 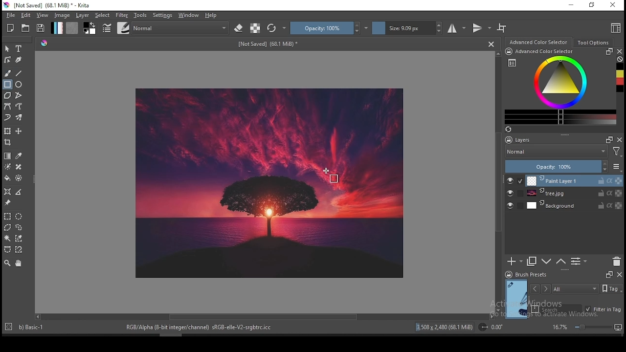 What do you see at coordinates (526, 274) in the screenshot?
I see `brush preset` at bounding box center [526, 274].